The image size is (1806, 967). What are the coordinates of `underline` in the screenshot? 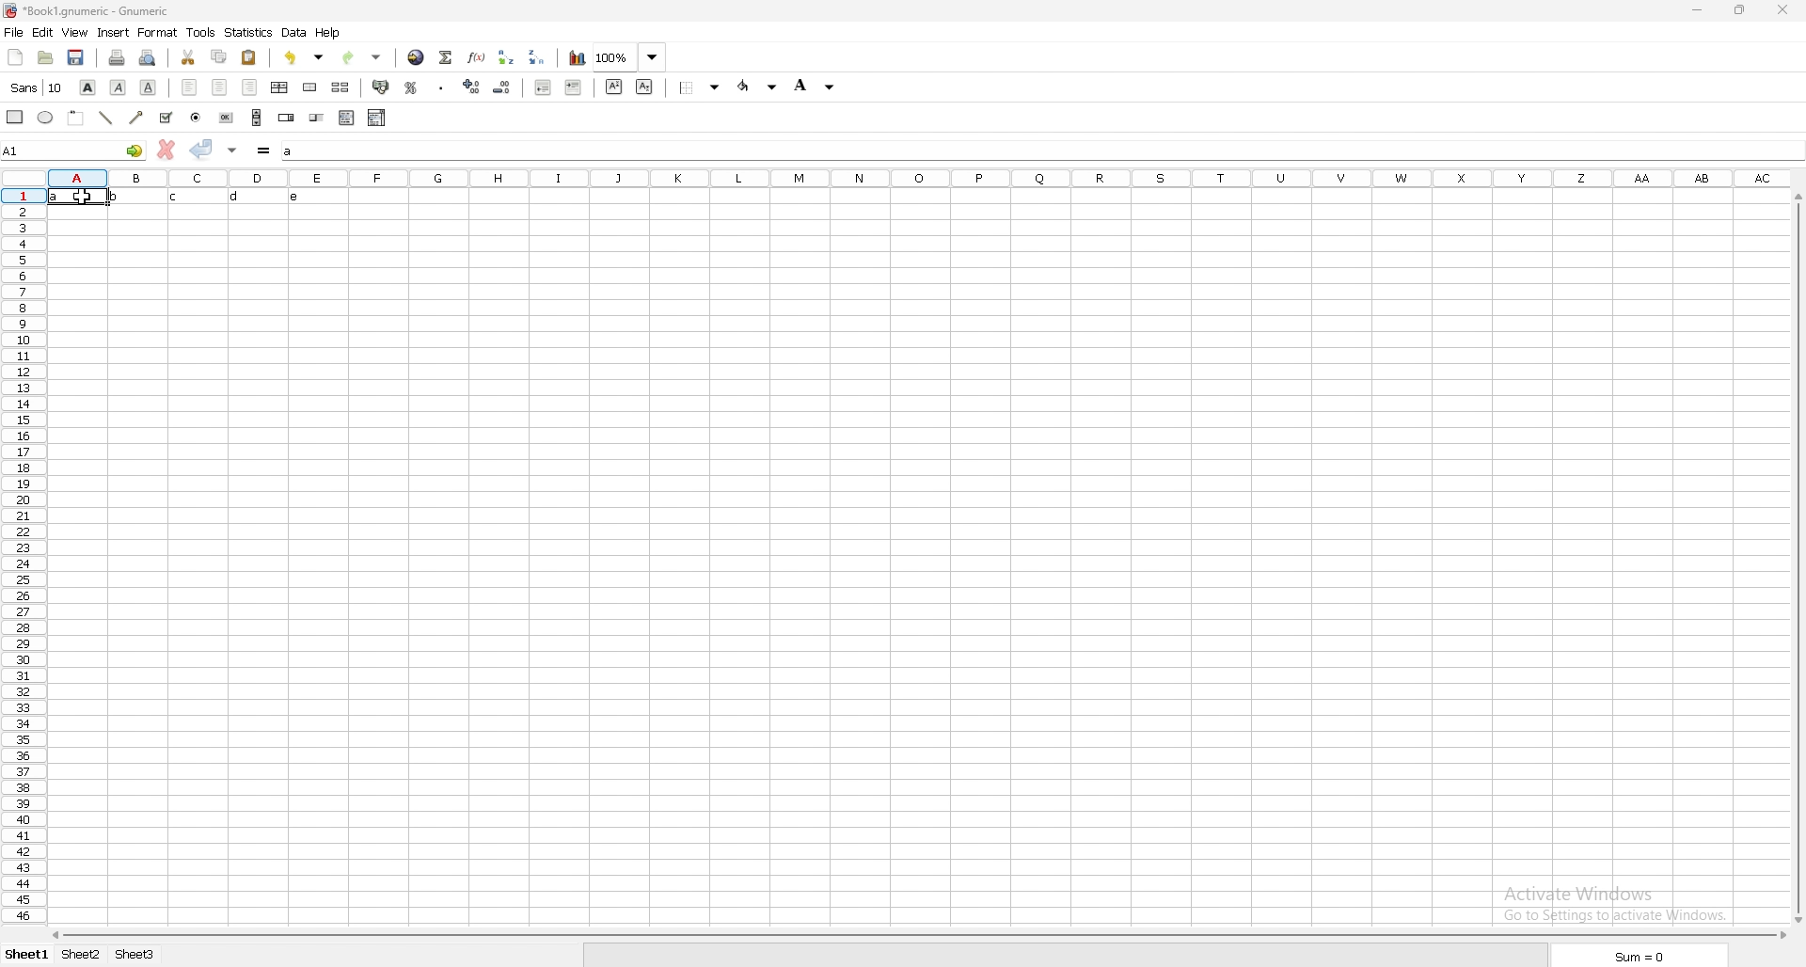 It's located at (149, 87).